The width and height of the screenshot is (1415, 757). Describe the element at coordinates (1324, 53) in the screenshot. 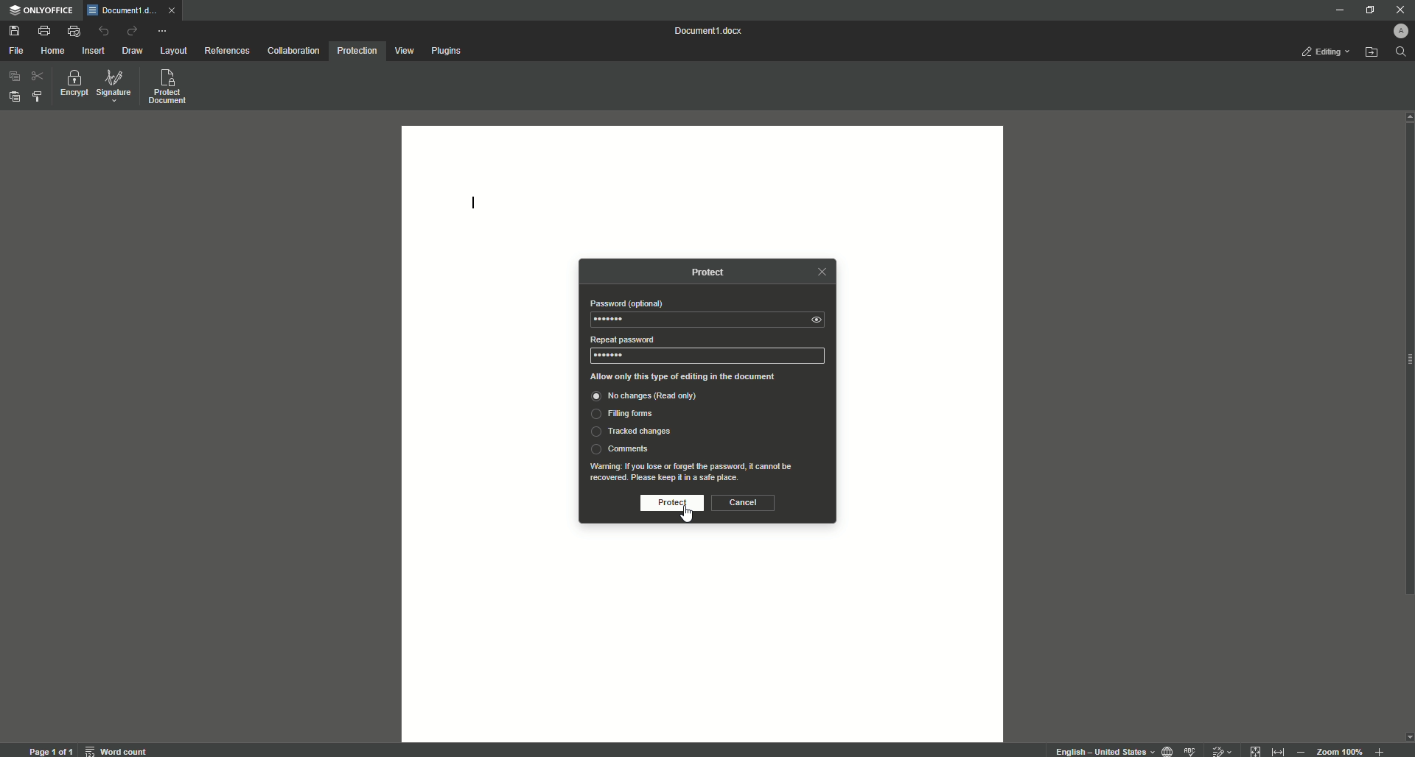

I see `Editing` at that location.